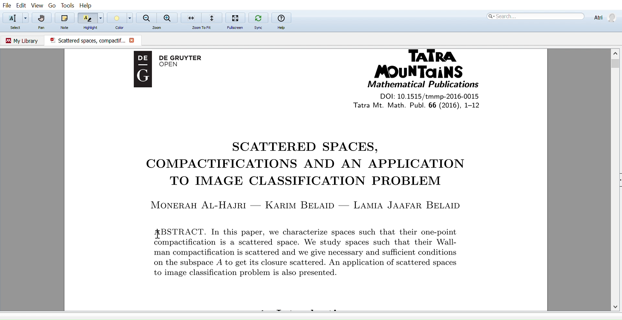  What do you see at coordinates (604, 17) in the screenshot?
I see `Profile` at bounding box center [604, 17].